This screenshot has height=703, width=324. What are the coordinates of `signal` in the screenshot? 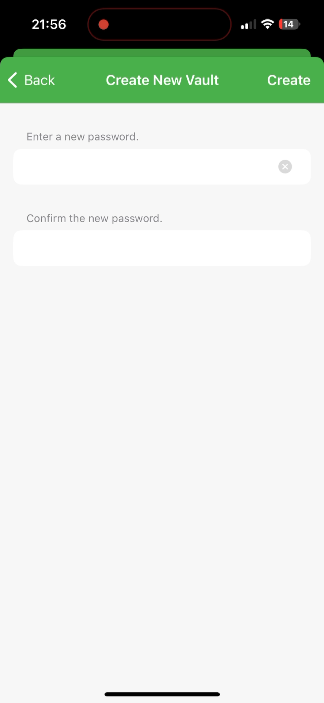 It's located at (248, 25).